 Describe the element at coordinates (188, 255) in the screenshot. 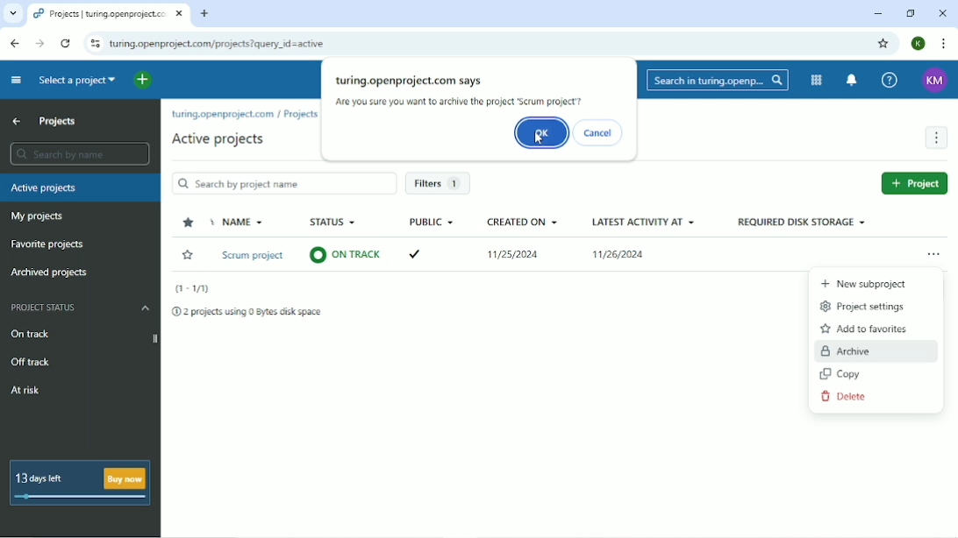

I see `Favorite` at that location.